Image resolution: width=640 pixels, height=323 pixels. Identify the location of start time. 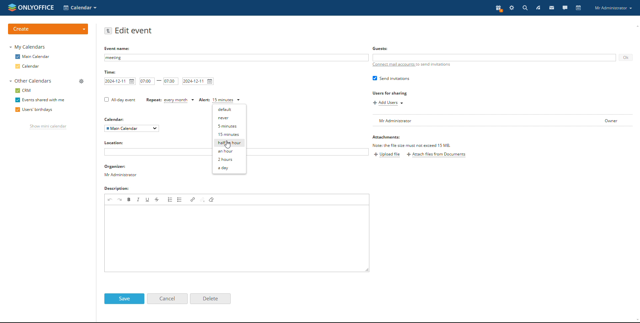
(147, 81).